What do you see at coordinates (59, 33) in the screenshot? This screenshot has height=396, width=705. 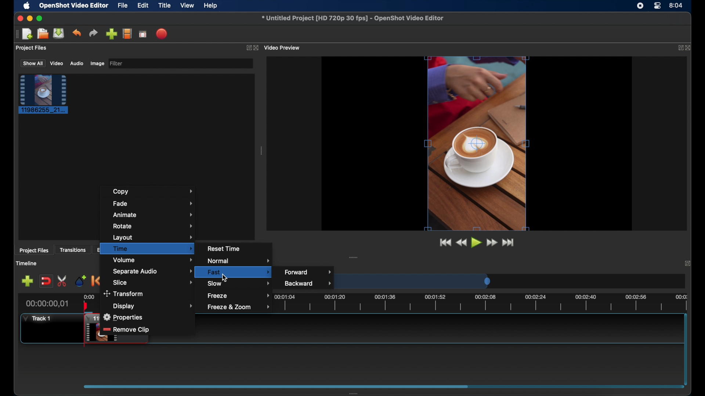 I see `save project` at bounding box center [59, 33].